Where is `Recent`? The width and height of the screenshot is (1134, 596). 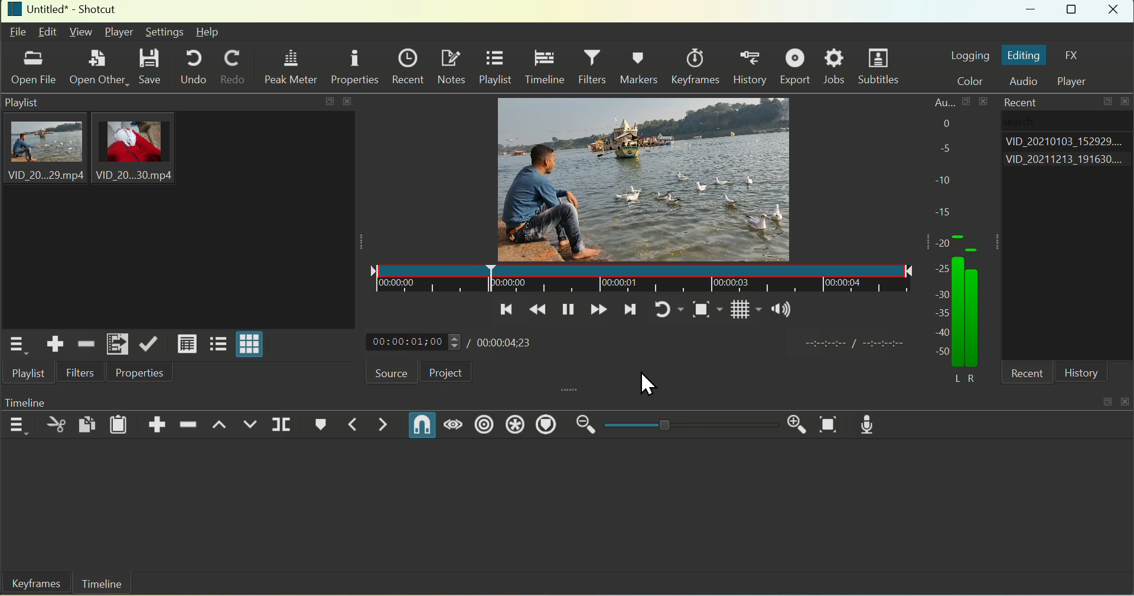
Recent is located at coordinates (1017, 101).